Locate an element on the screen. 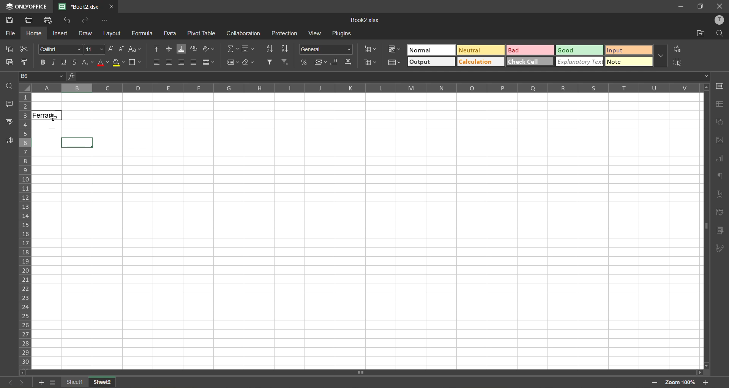  formula bar is located at coordinates (388, 76).